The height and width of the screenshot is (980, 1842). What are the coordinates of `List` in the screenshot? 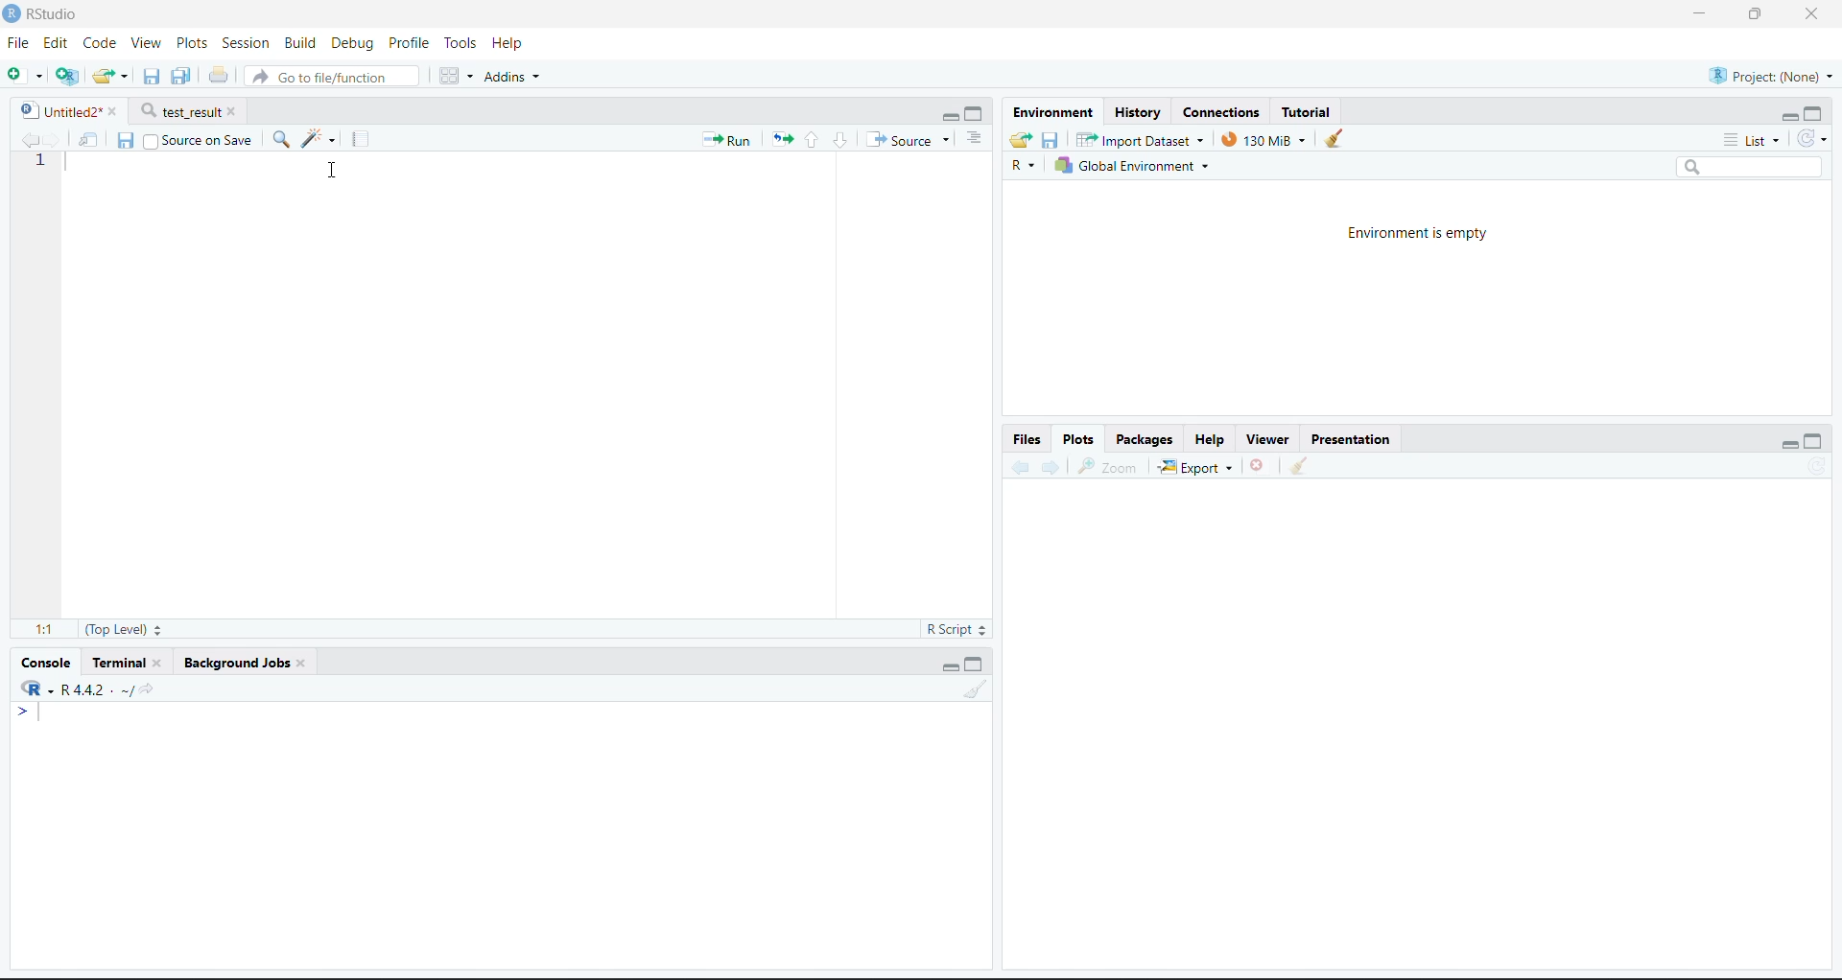 It's located at (1751, 139).